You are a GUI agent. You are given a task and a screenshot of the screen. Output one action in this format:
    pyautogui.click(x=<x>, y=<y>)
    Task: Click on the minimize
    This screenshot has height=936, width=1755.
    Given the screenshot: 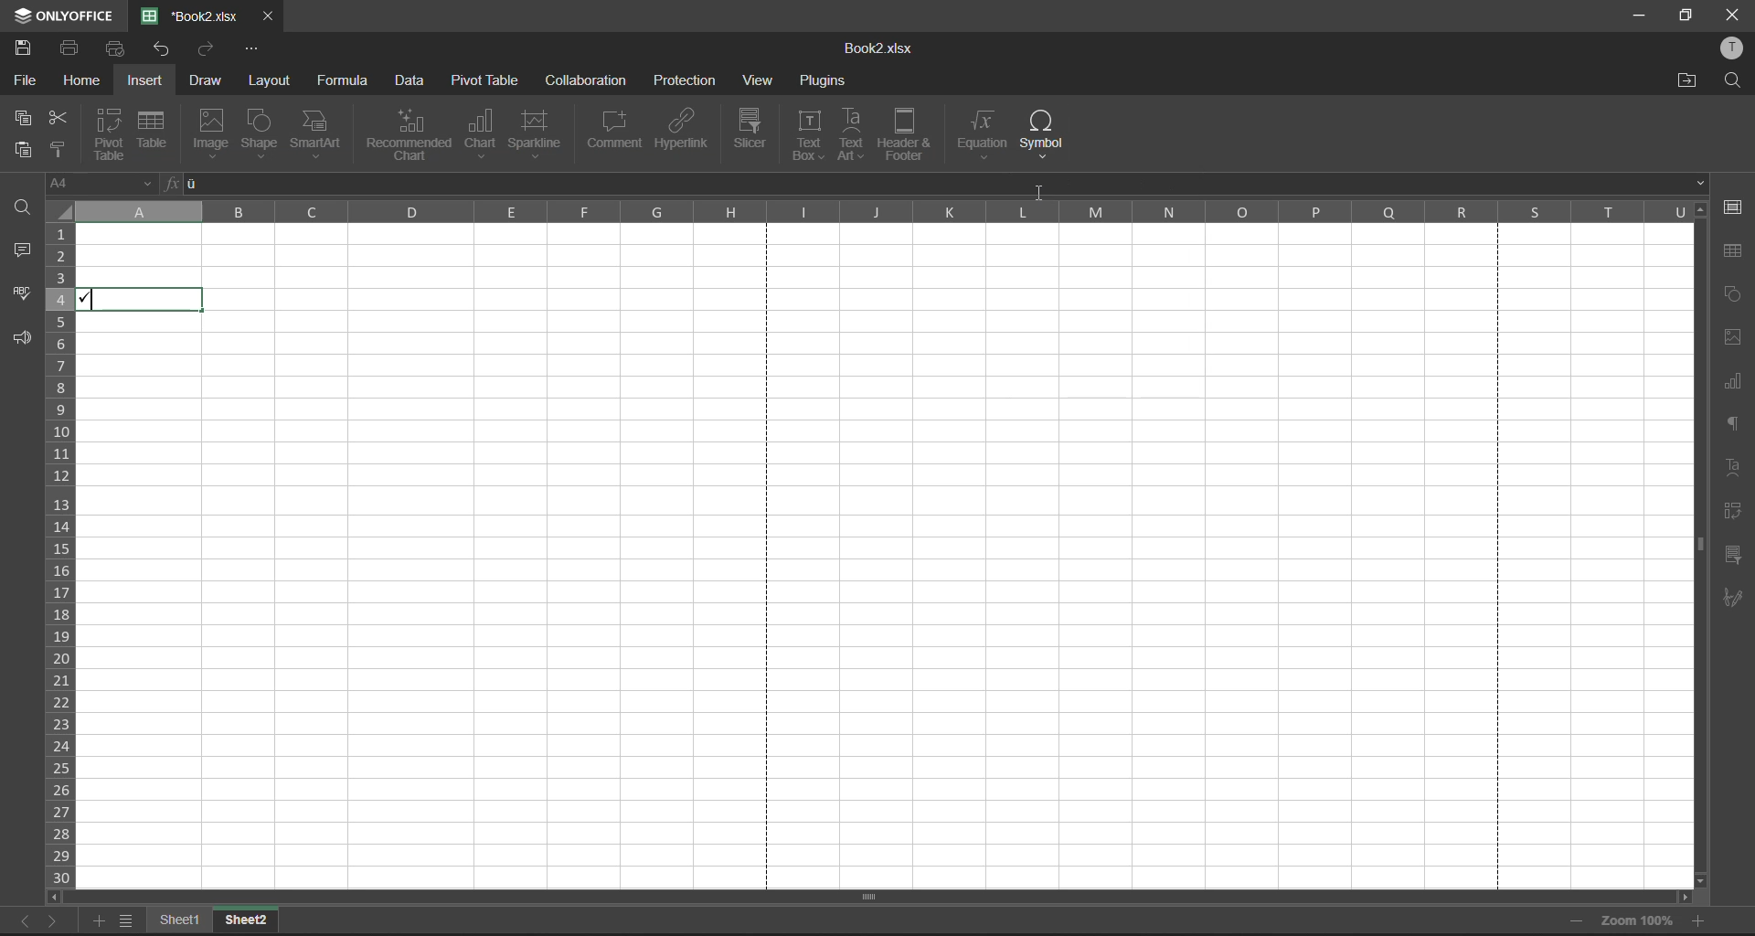 What is the action you would take?
    pyautogui.click(x=1634, y=13)
    